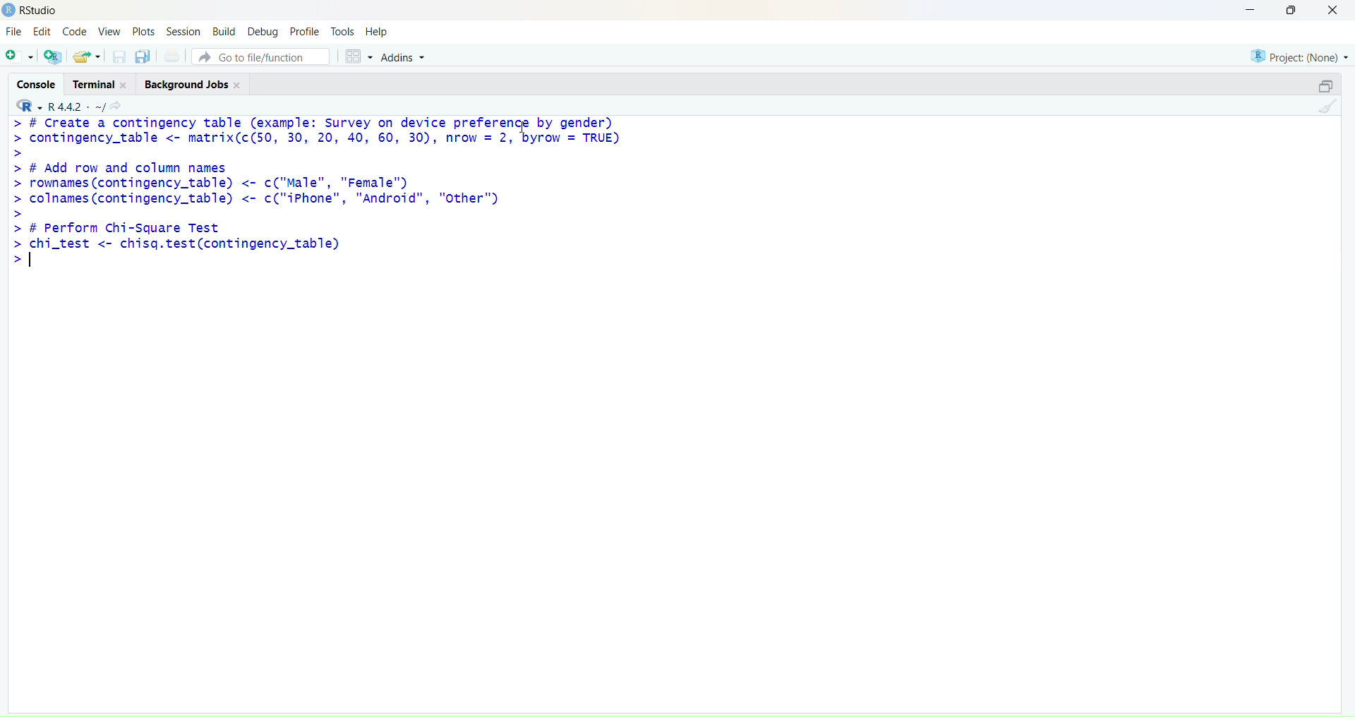 This screenshot has height=717, width=1355. What do you see at coordinates (29, 105) in the screenshot?
I see `R` at bounding box center [29, 105].